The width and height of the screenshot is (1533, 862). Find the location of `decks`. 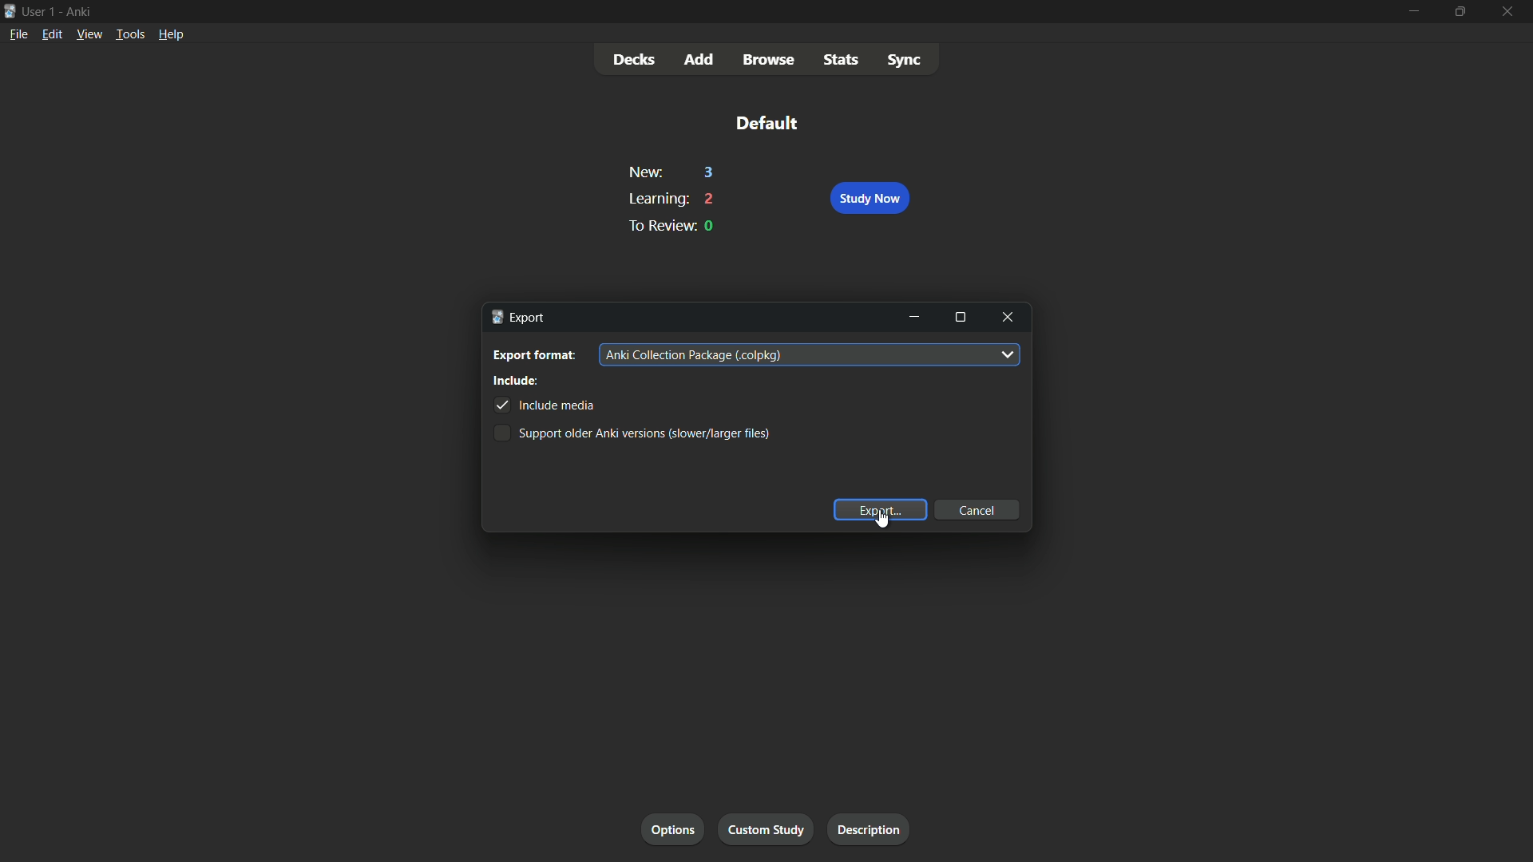

decks is located at coordinates (635, 60).